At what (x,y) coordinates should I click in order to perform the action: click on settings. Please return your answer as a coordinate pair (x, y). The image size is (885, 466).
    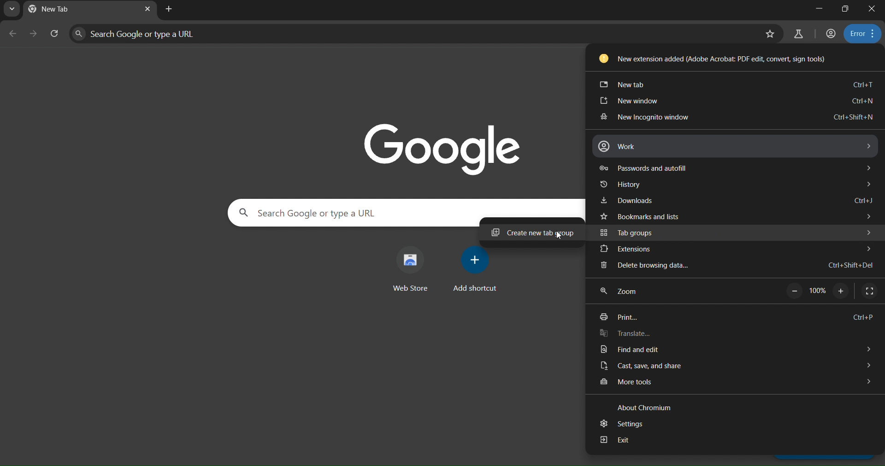
    Looking at the image, I should click on (737, 424).